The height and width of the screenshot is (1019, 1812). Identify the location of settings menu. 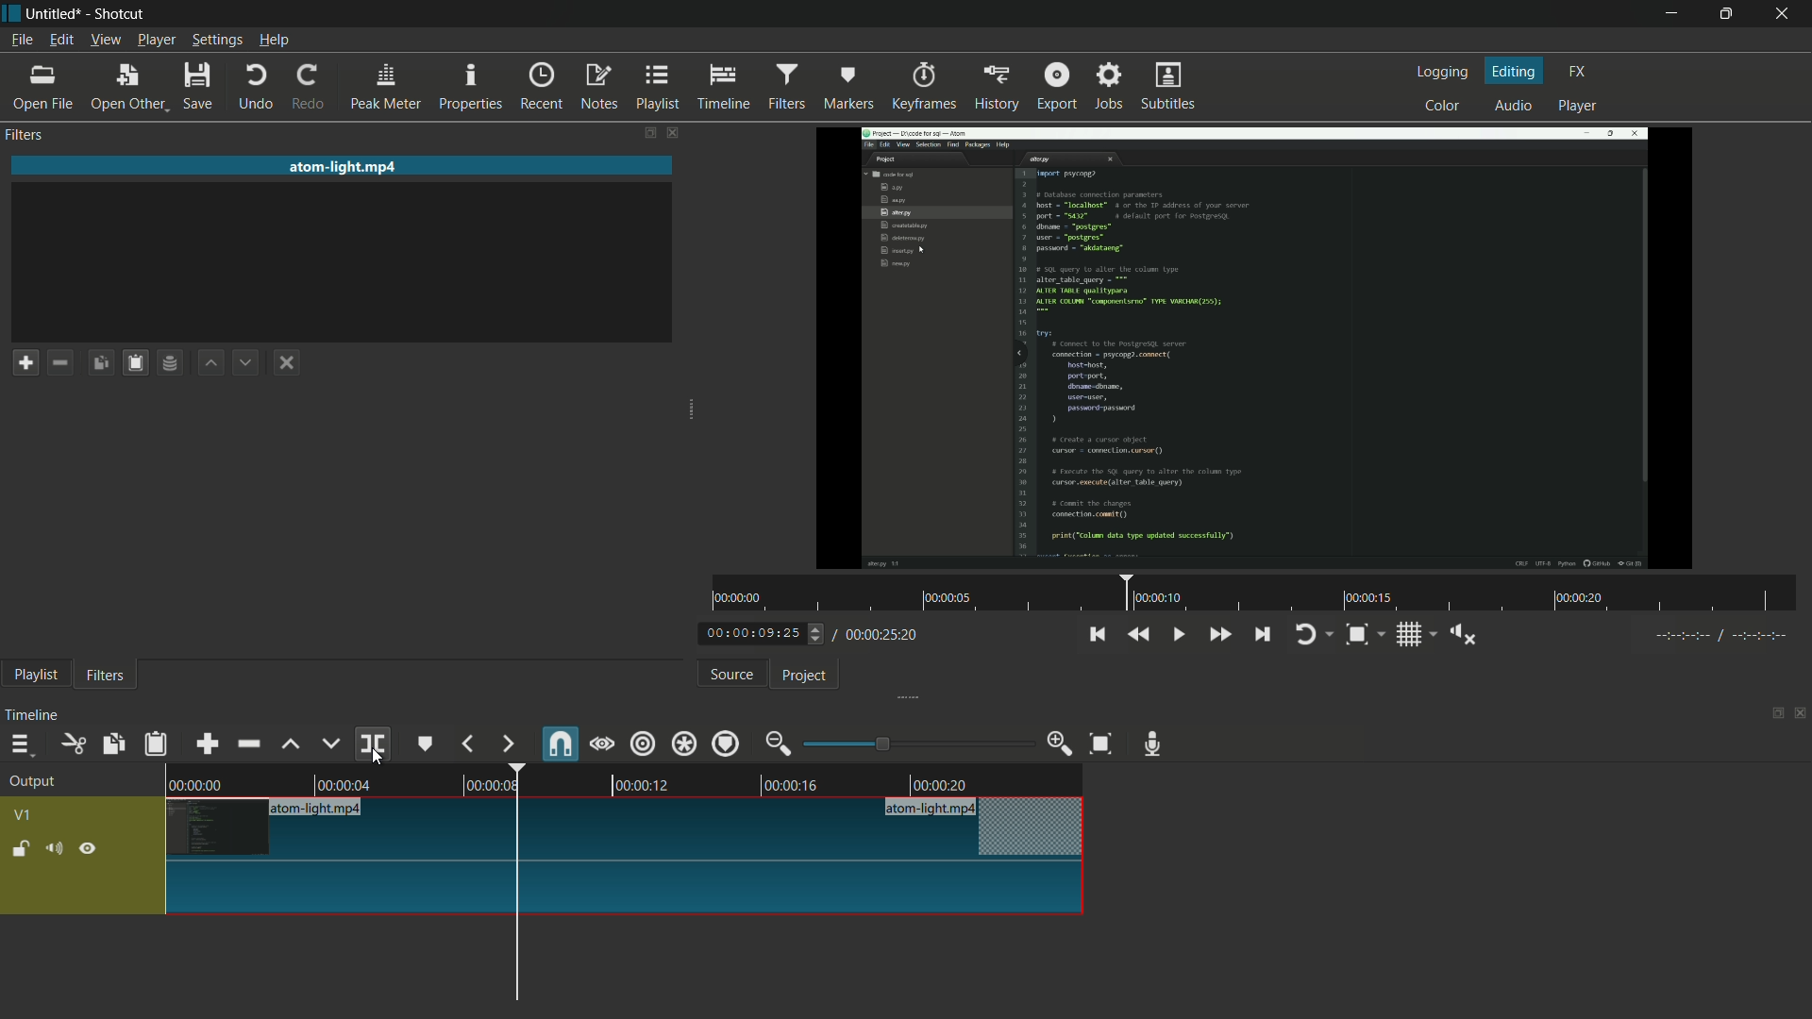
(216, 41).